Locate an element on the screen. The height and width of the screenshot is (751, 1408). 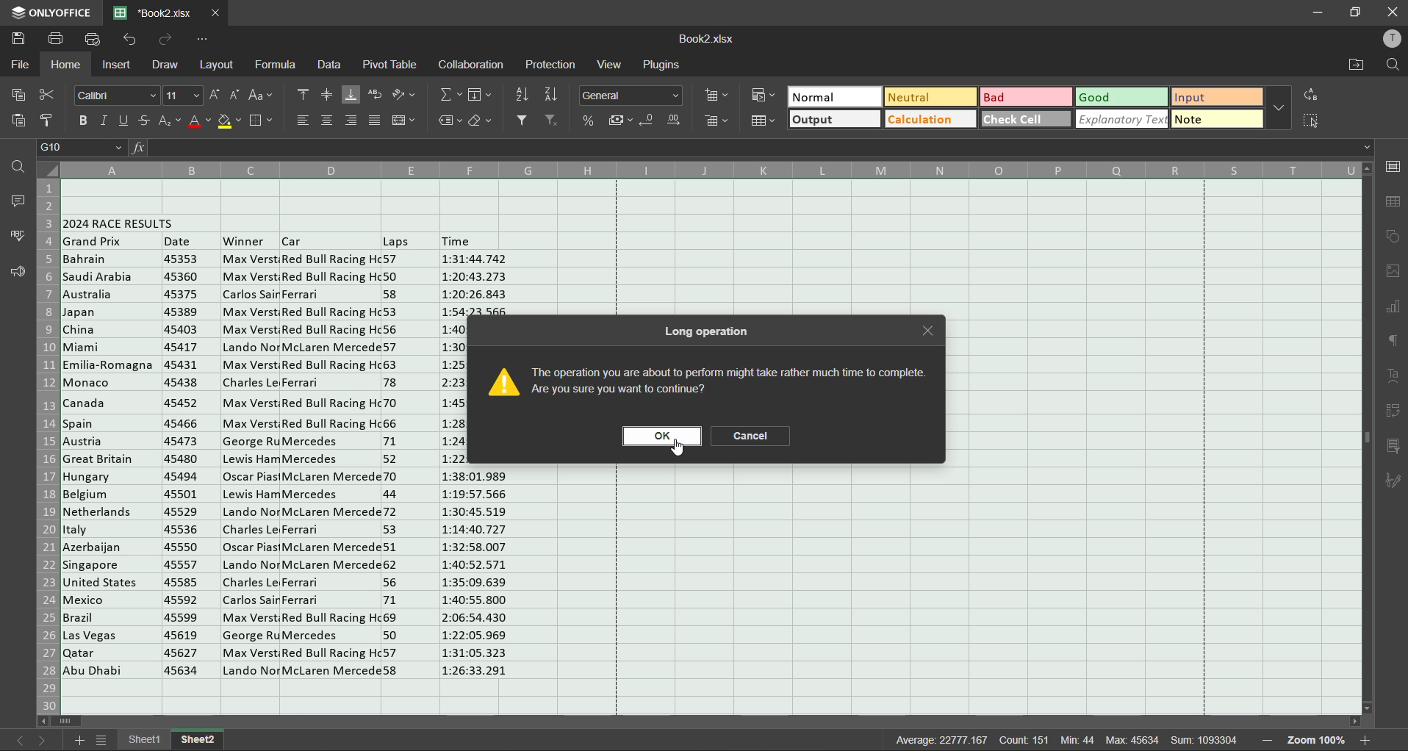
paragraph is located at coordinates (1391, 345).